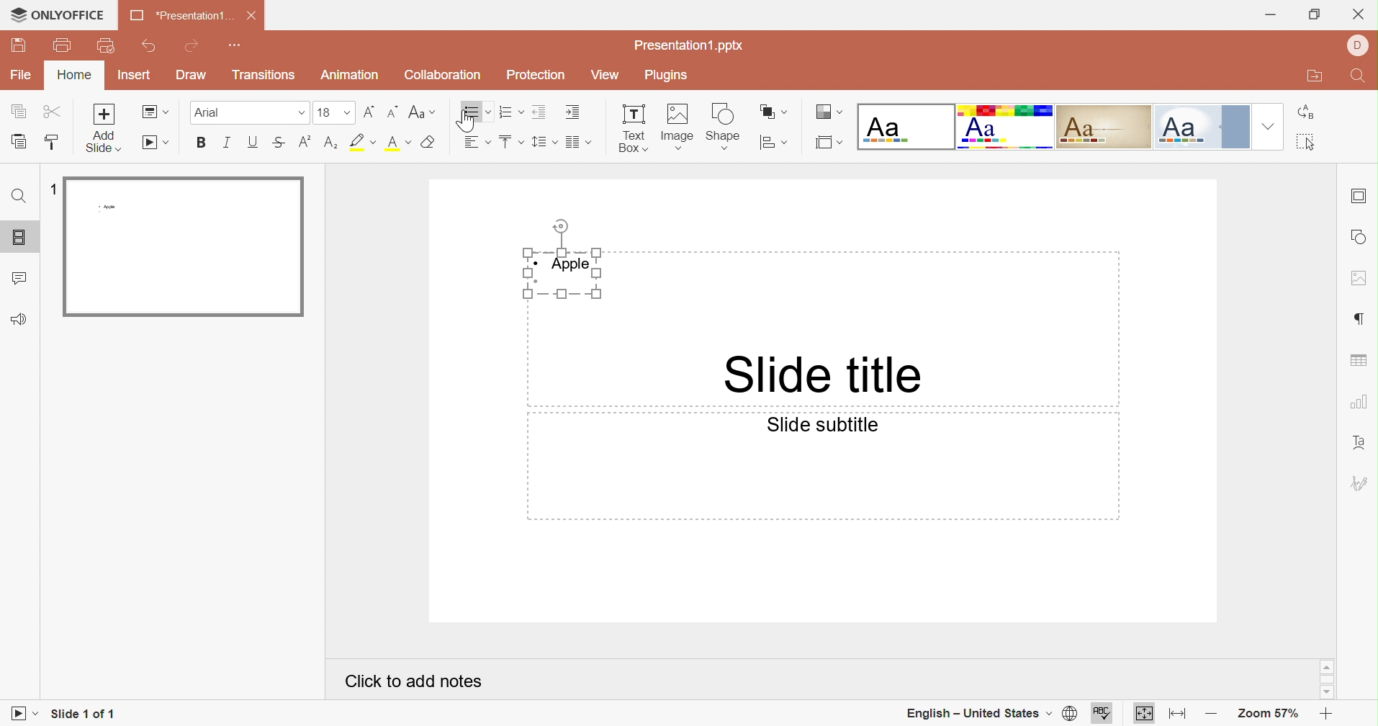 This screenshot has width=1378, height=726. Describe the element at coordinates (775, 143) in the screenshot. I see `Align shape` at that location.